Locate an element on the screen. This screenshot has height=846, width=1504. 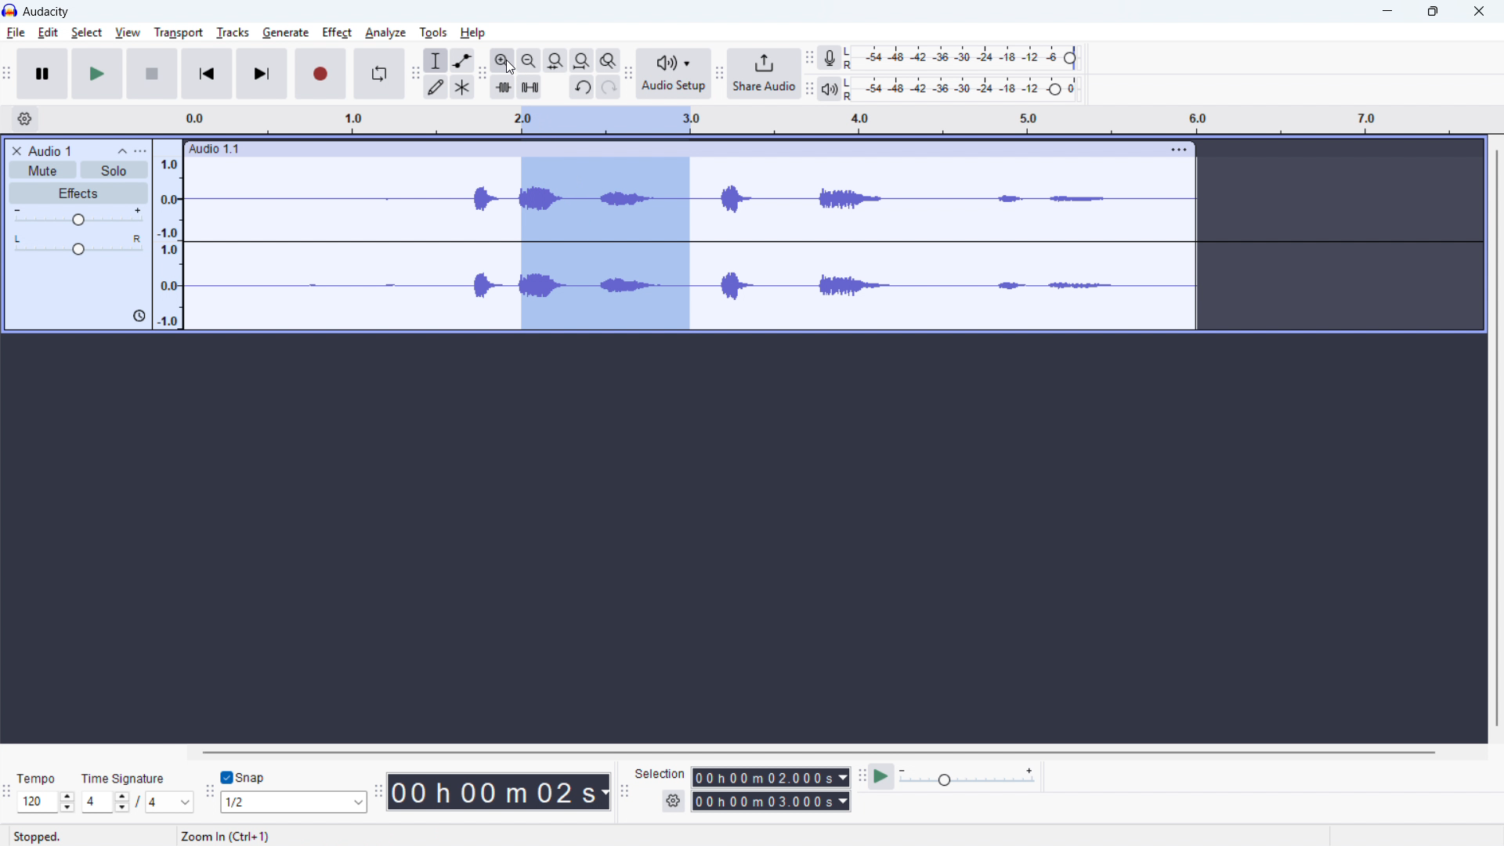
Draw tool is located at coordinates (436, 86).